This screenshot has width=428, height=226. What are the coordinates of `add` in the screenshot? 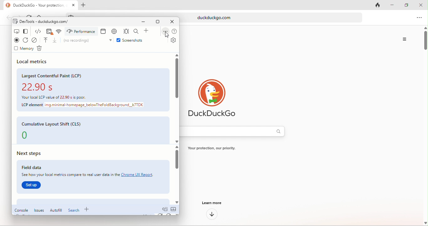 It's located at (149, 31).